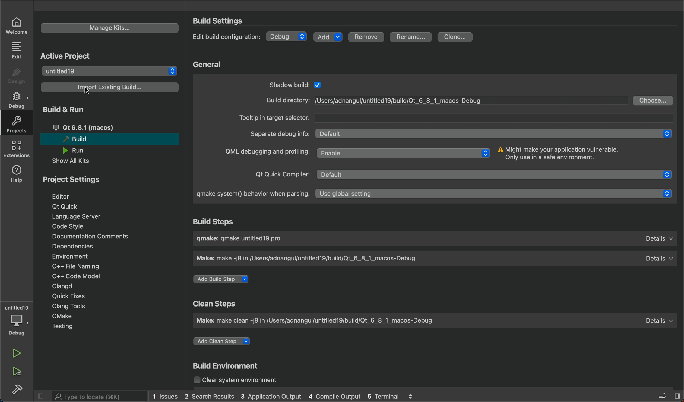 This screenshot has width=684, height=402. I want to click on run debug, so click(18, 371).